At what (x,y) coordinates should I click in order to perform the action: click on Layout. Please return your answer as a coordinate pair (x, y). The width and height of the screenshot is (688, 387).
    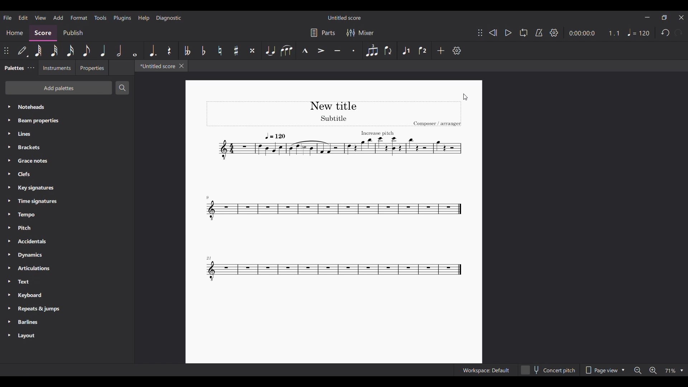
    Looking at the image, I should click on (67, 336).